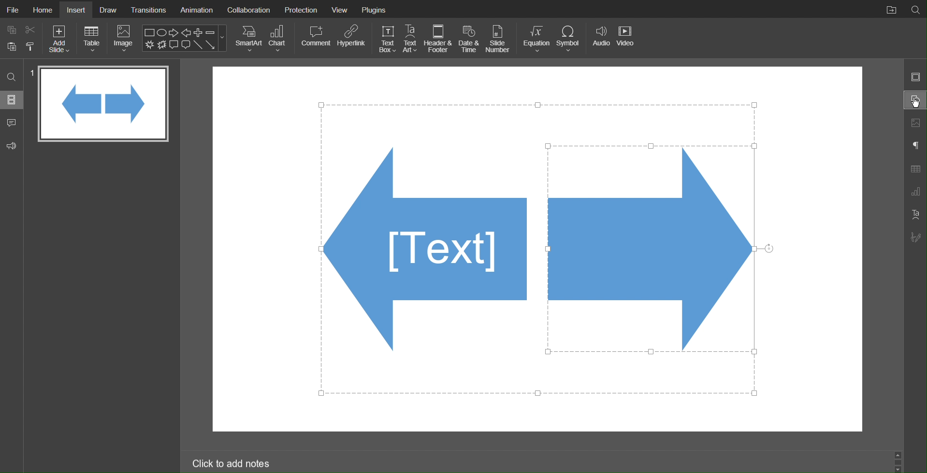 The image size is (927, 473). What do you see at coordinates (148, 9) in the screenshot?
I see `Transitions` at bounding box center [148, 9].